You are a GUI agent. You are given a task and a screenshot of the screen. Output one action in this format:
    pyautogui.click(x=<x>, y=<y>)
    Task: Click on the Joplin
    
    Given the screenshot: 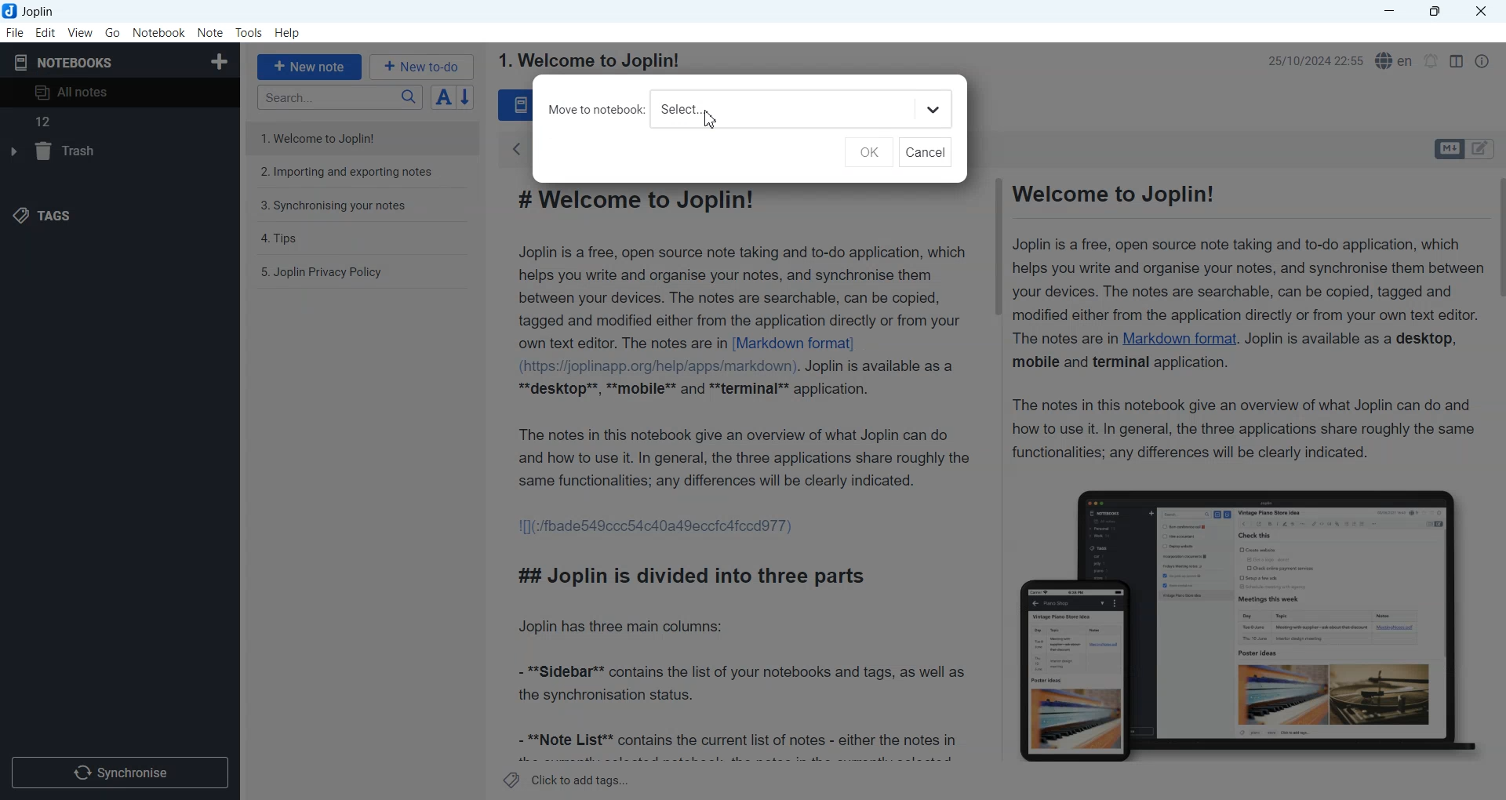 What is the action you would take?
    pyautogui.click(x=34, y=11)
    